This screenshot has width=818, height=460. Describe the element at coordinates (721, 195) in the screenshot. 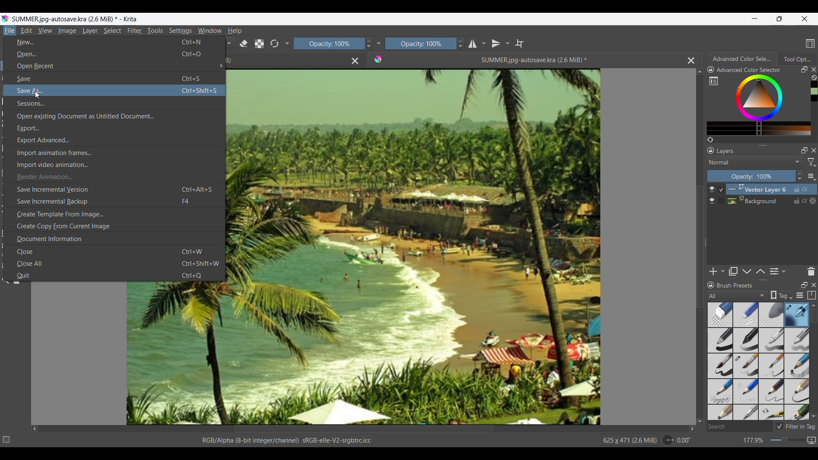

I see `Indicates current selection` at that location.